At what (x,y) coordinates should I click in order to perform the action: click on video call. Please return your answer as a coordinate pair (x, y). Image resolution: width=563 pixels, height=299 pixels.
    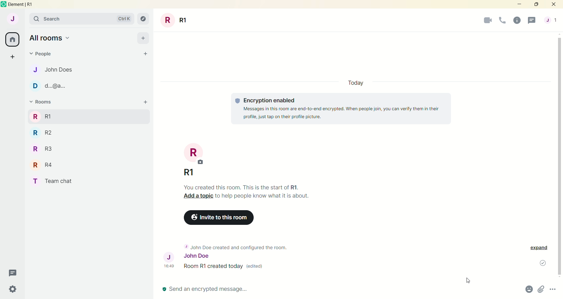
    Looking at the image, I should click on (487, 21).